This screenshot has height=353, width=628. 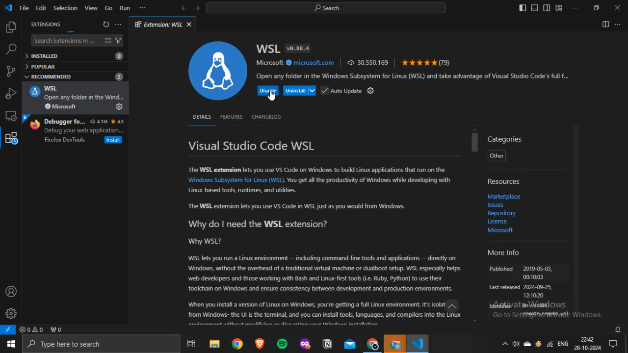 What do you see at coordinates (504, 197) in the screenshot?
I see `‘Marketplace` at bounding box center [504, 197].